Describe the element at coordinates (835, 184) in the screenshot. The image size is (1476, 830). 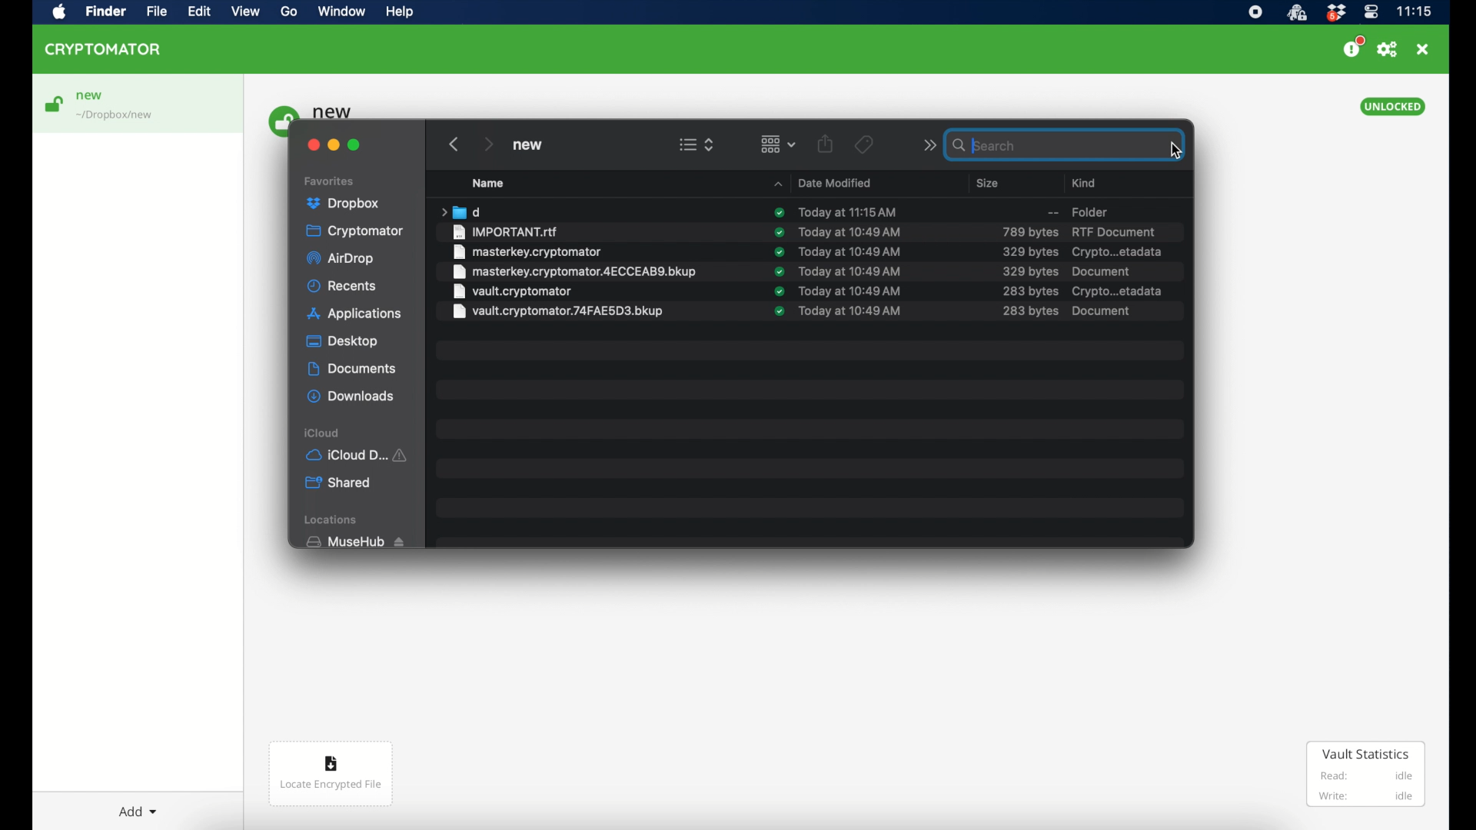
I see `date modified` at that location.